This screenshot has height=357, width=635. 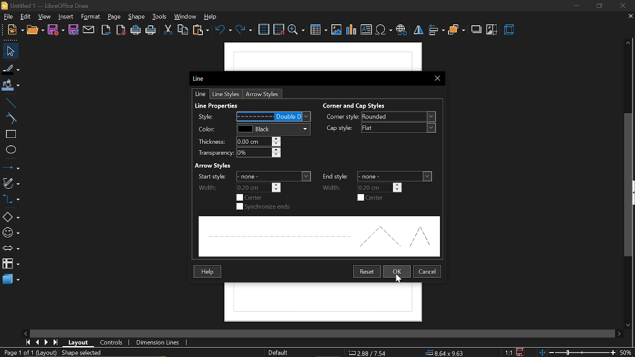 I want to click on 3d shapes, so click(x=10, y=279).